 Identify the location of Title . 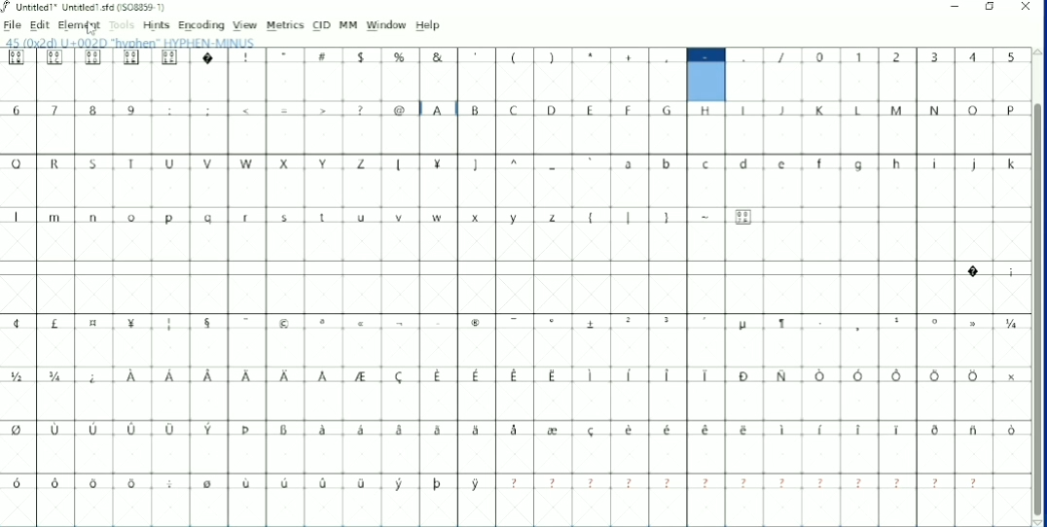
(87, 8).